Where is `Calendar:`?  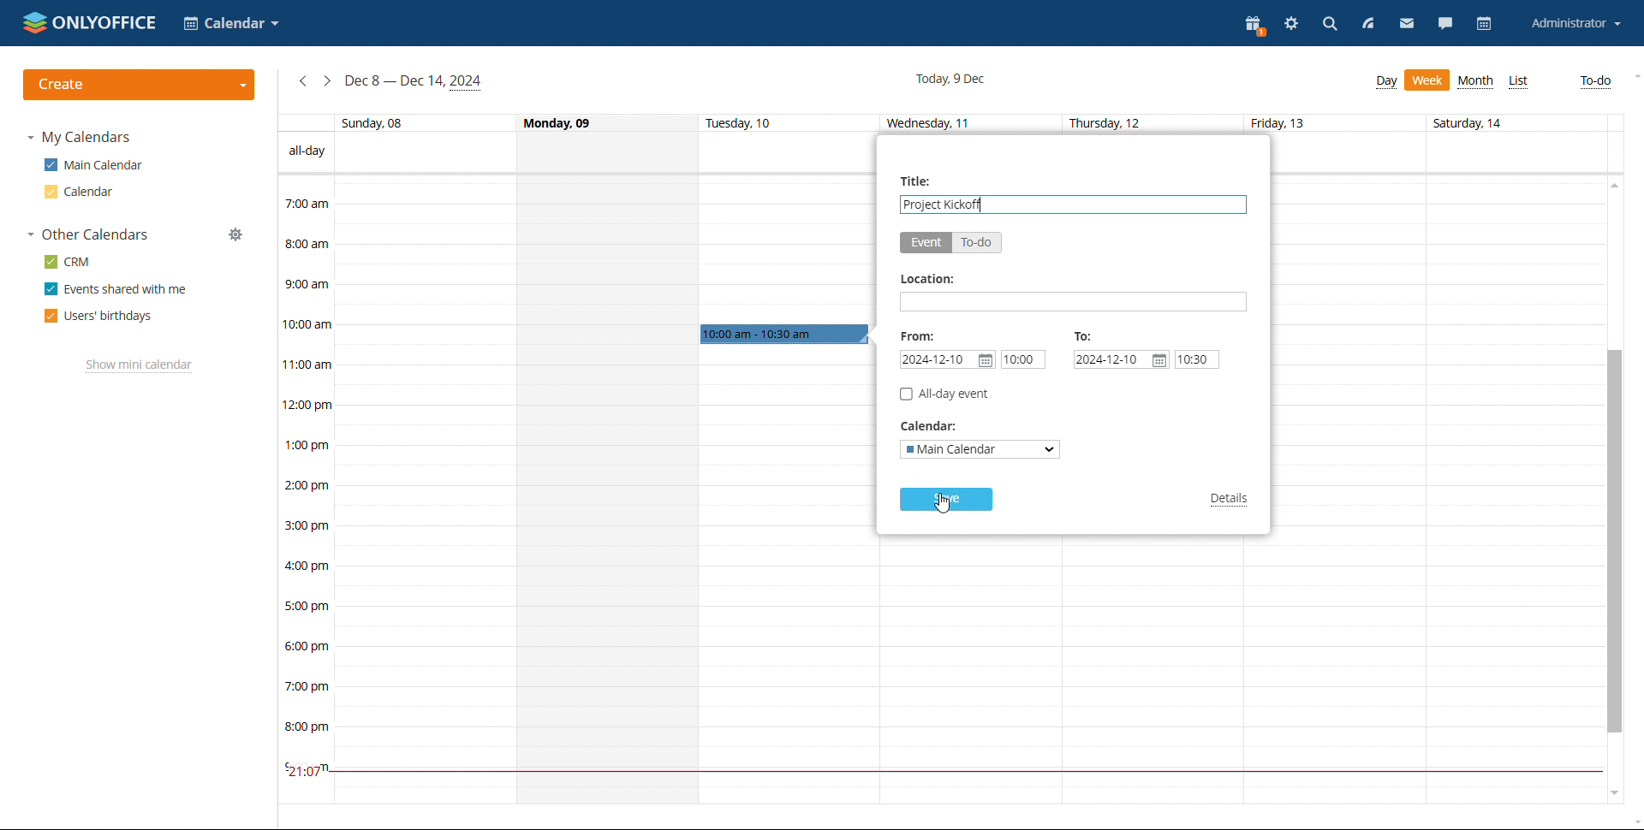
Calendar: is located at coordinates (935, 427).